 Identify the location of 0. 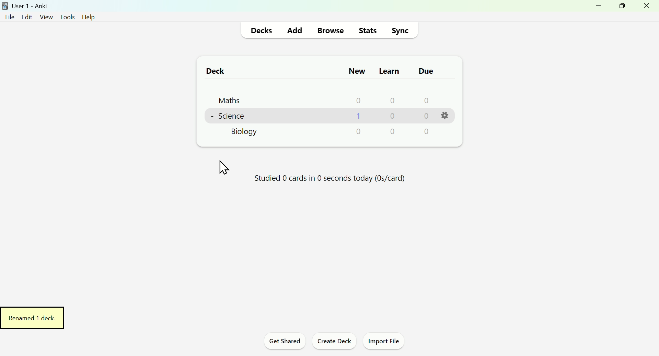
(359, 100).